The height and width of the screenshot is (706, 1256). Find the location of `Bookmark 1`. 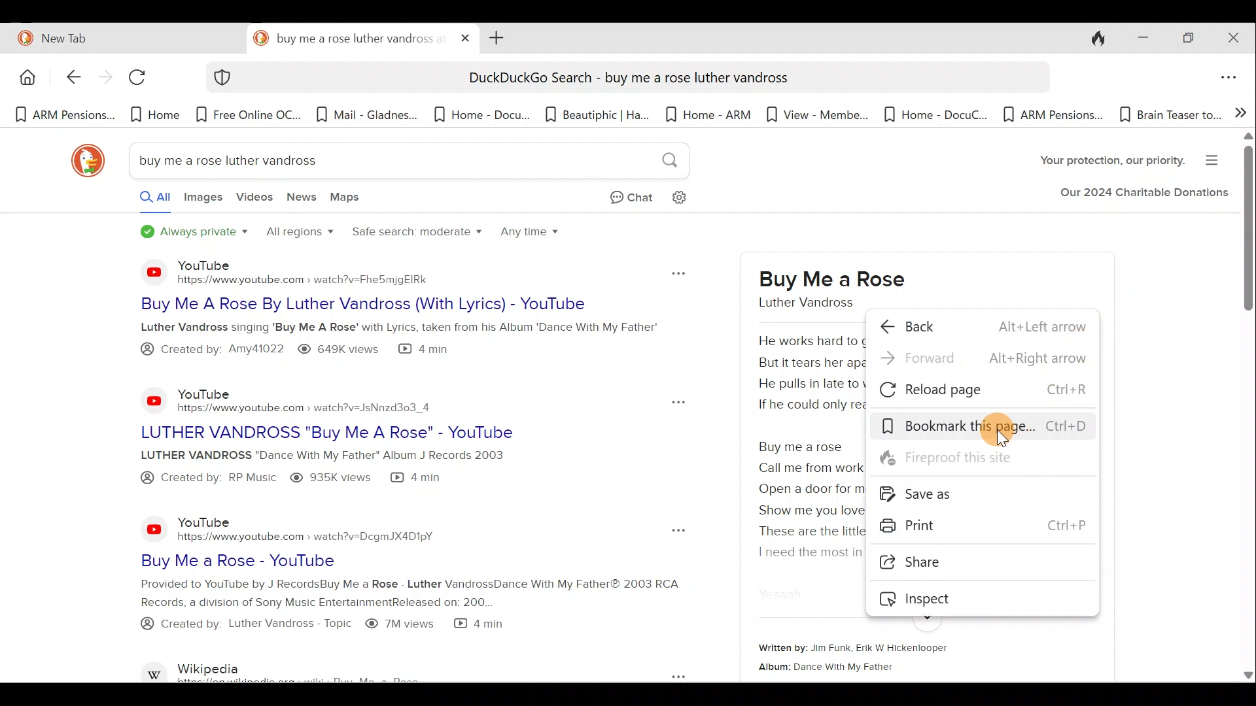

Bookmark 1 is located at coordinates (63, 116).